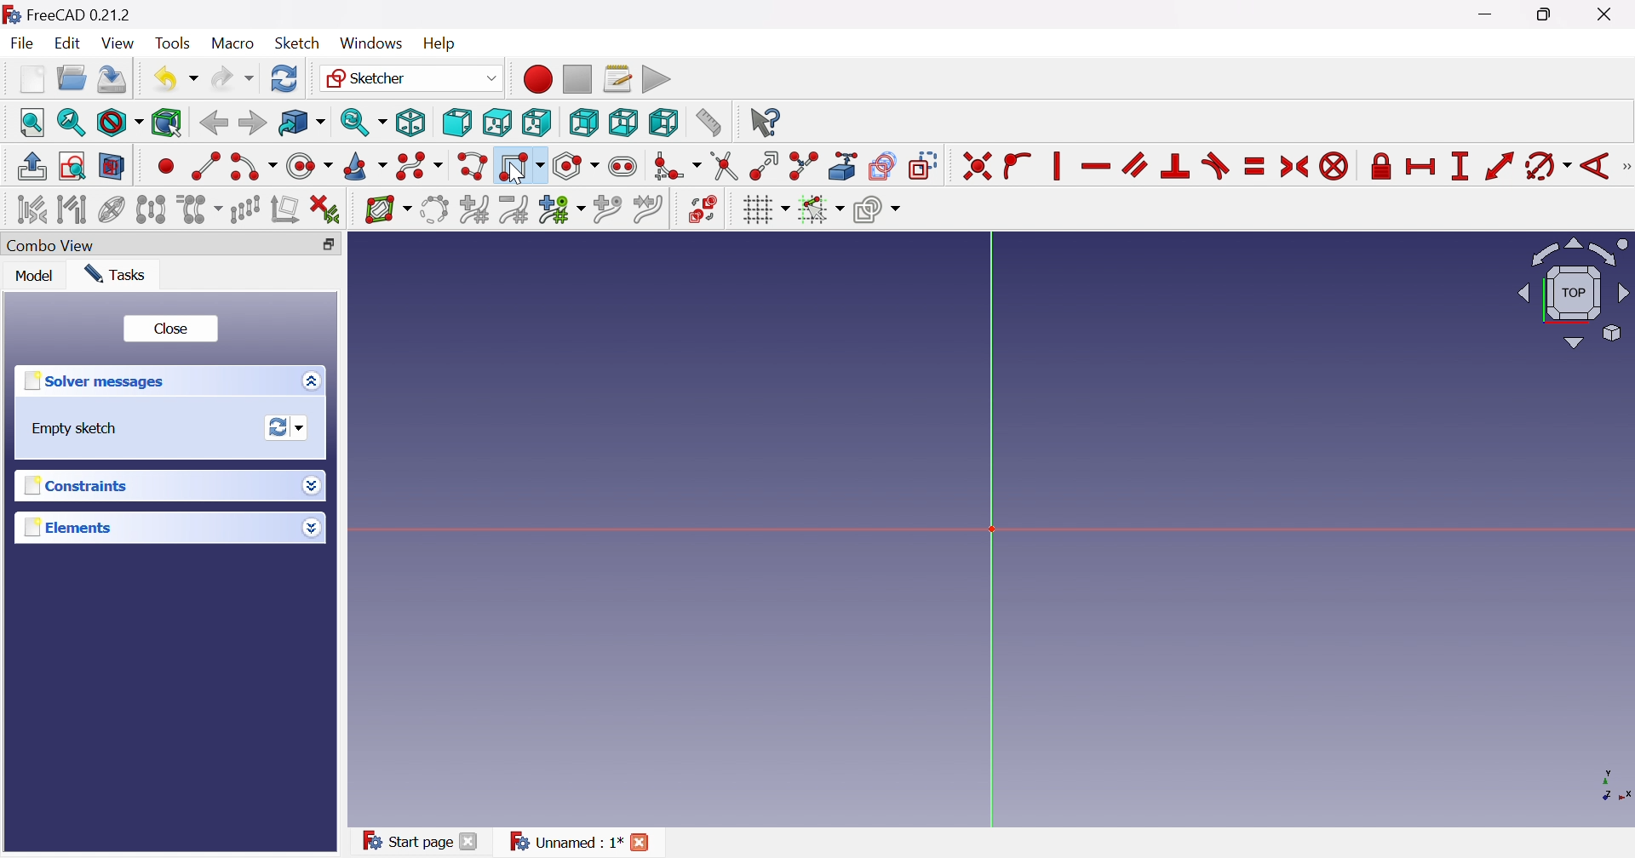  I want to click on Windows, so click(371, 43).